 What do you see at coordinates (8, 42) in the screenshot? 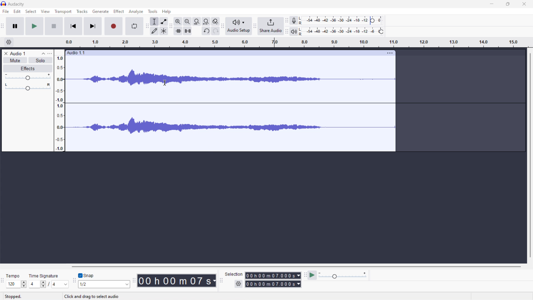
I see `settings` at bounding box center [8, 42].